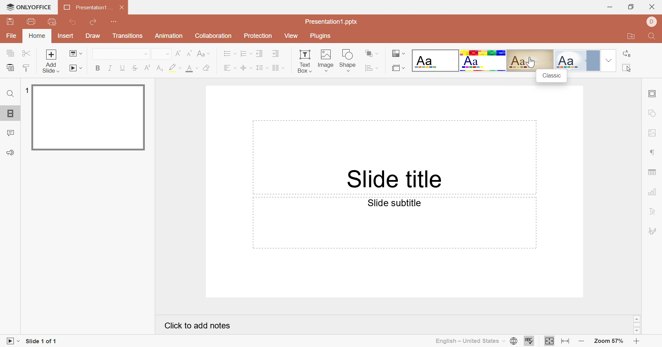  I want to click on Drop Down, so click(145, 53).